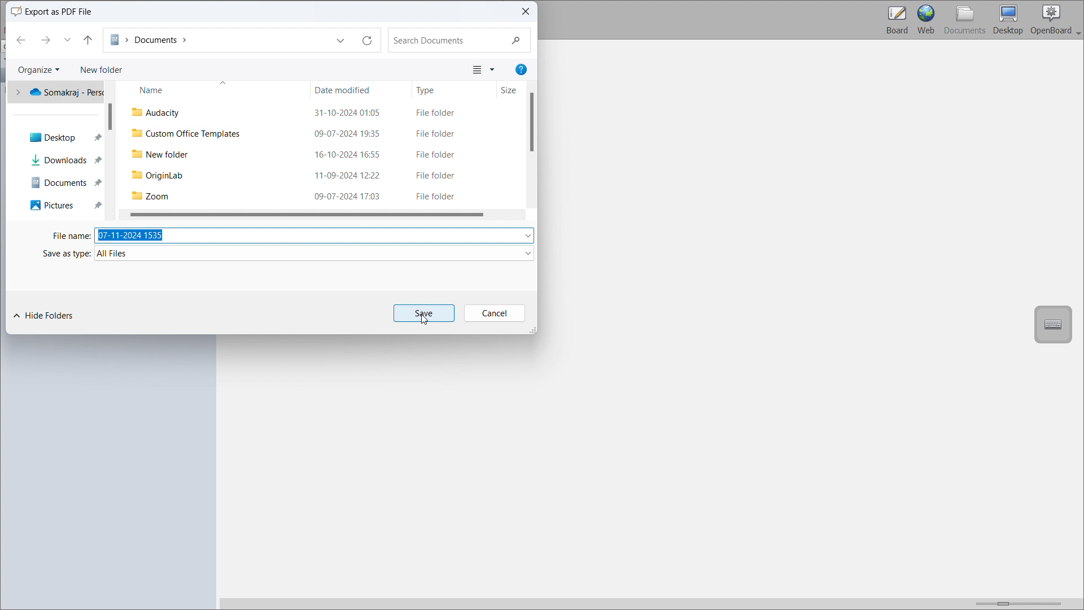 This screenshot has width=1084, height=610. Describe the element at coordinates (525, 12) in the screenshot. I see `close` at that location.